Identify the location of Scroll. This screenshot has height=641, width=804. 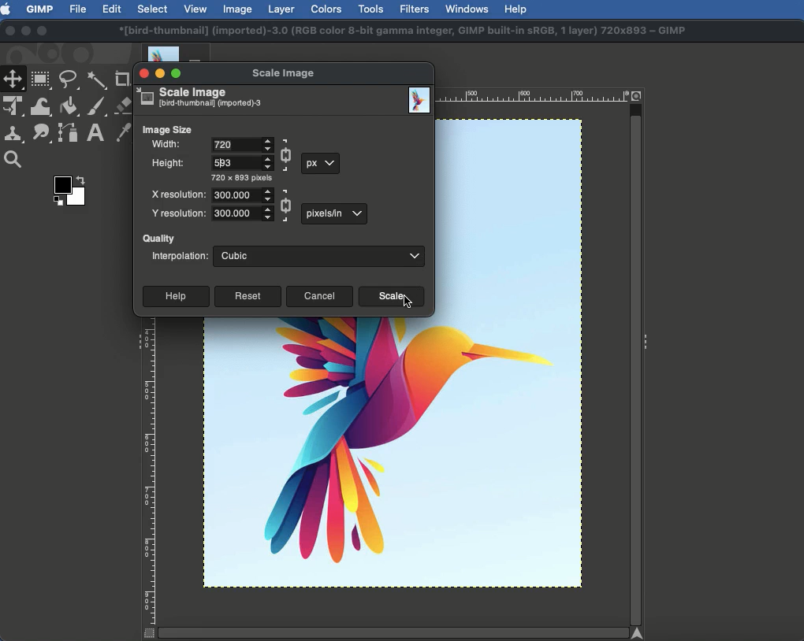
(637, 361).